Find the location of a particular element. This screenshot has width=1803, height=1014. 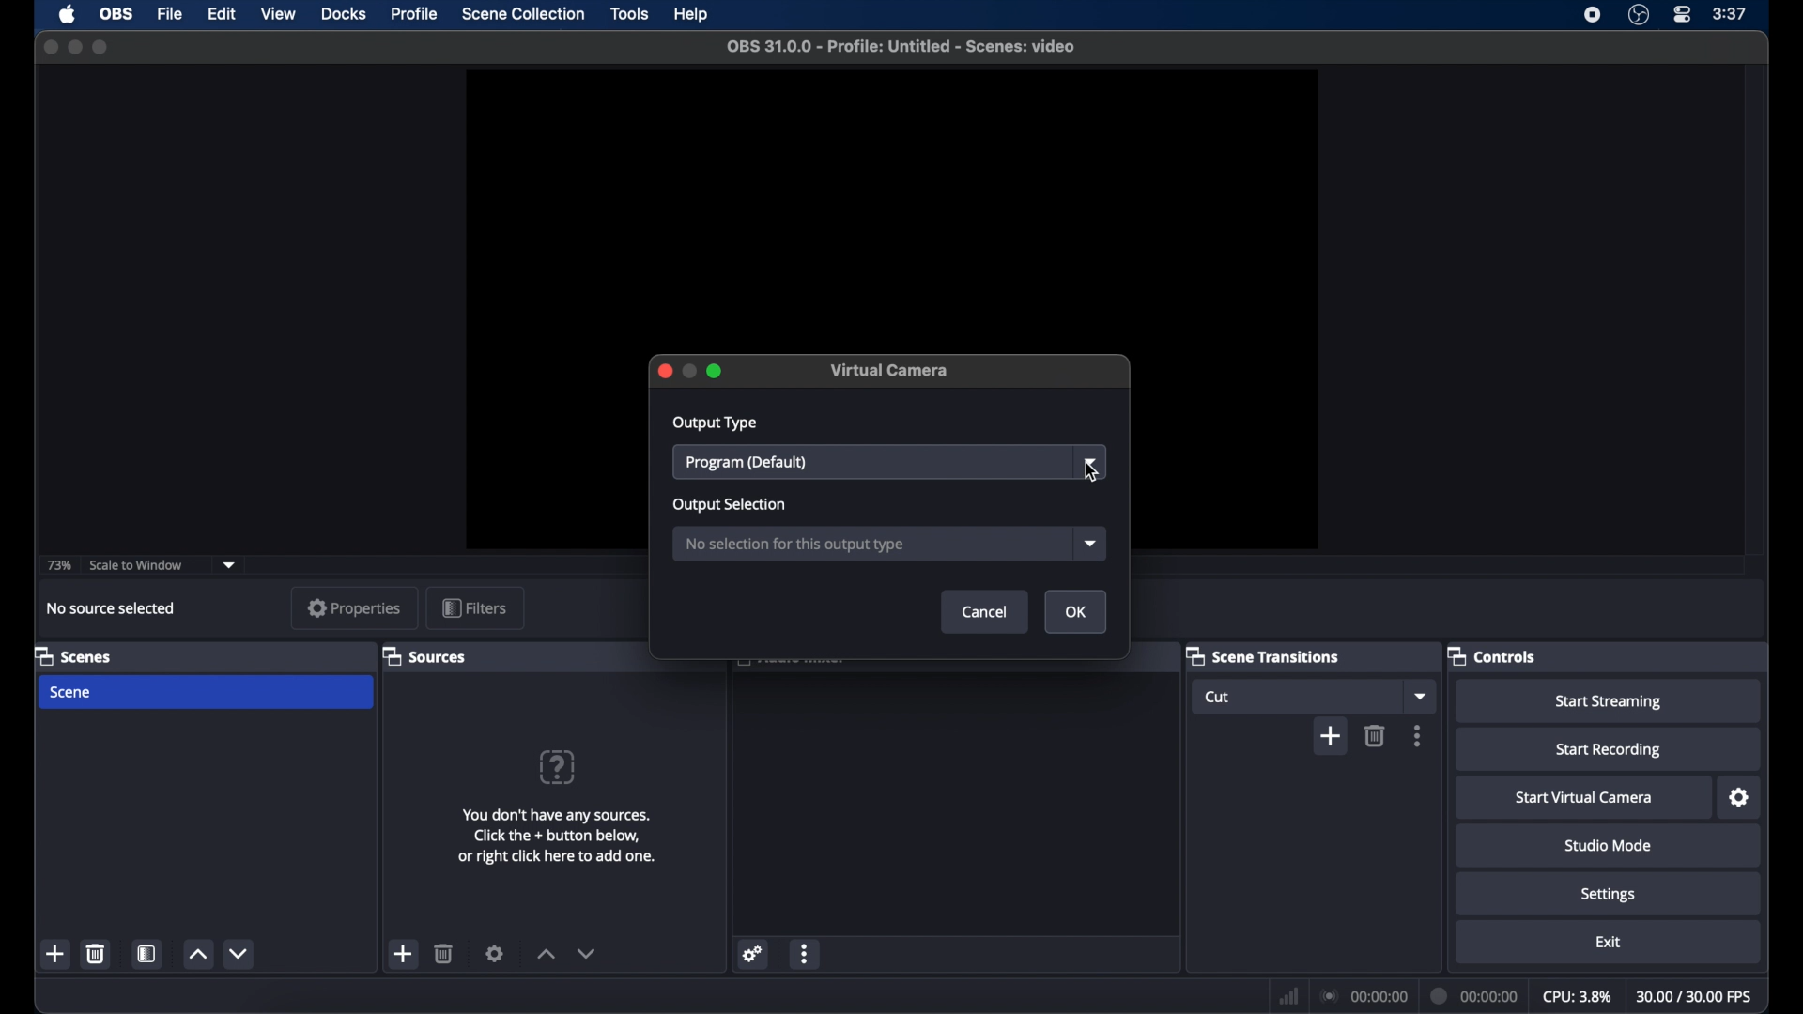

output selection is located at coordinates (729, 504).